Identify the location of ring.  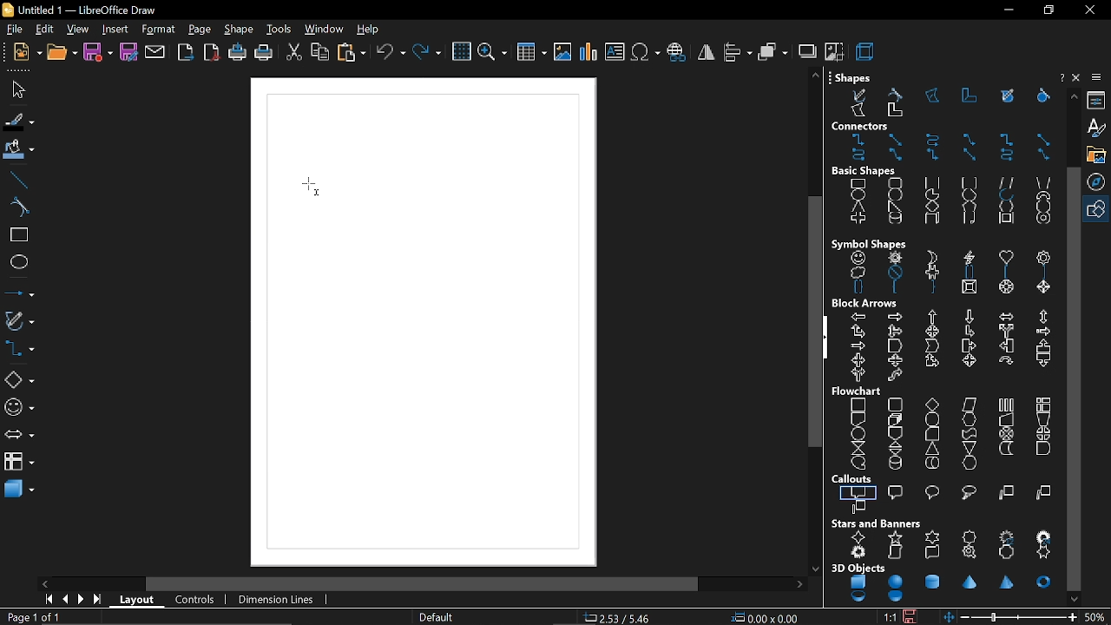
(1043, 220).